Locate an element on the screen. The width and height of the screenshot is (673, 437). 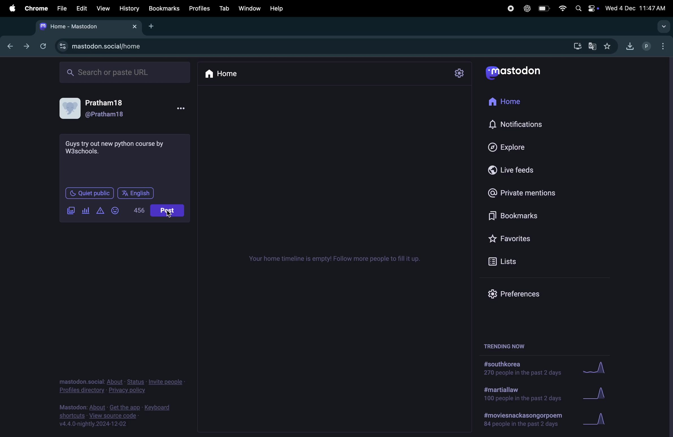
Privacy and policy is located at coordinates (122, 385).